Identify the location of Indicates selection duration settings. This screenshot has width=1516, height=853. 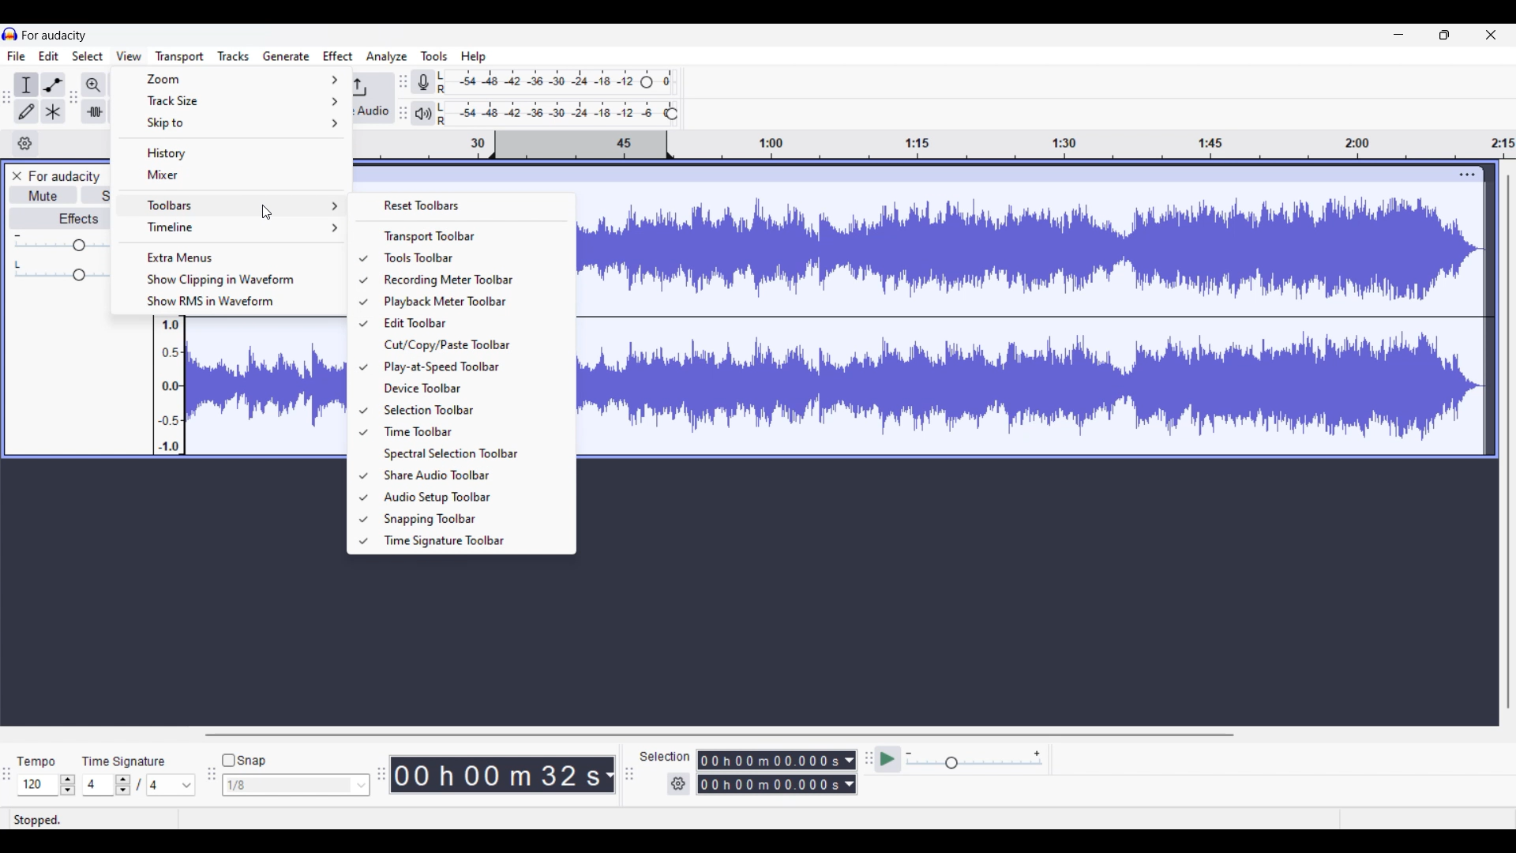
(666, 756).